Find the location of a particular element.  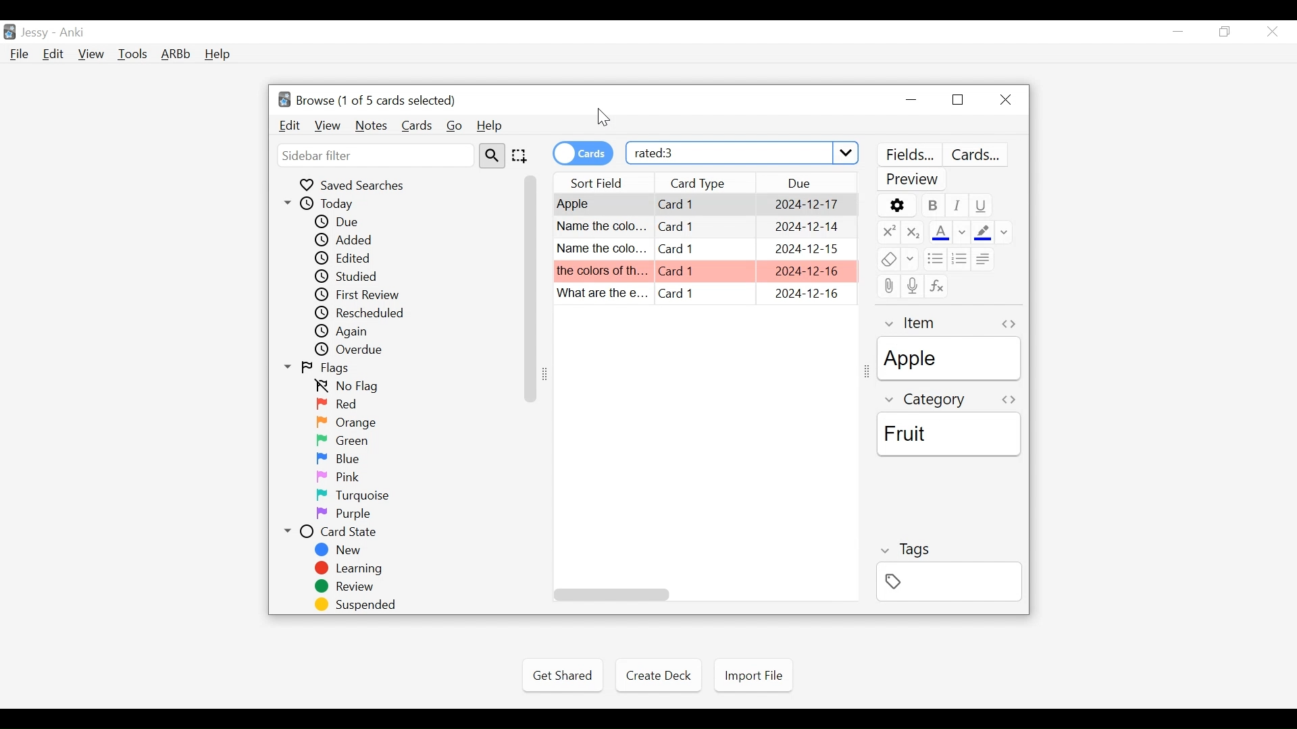

Bold is located at coordinates (934, 206).